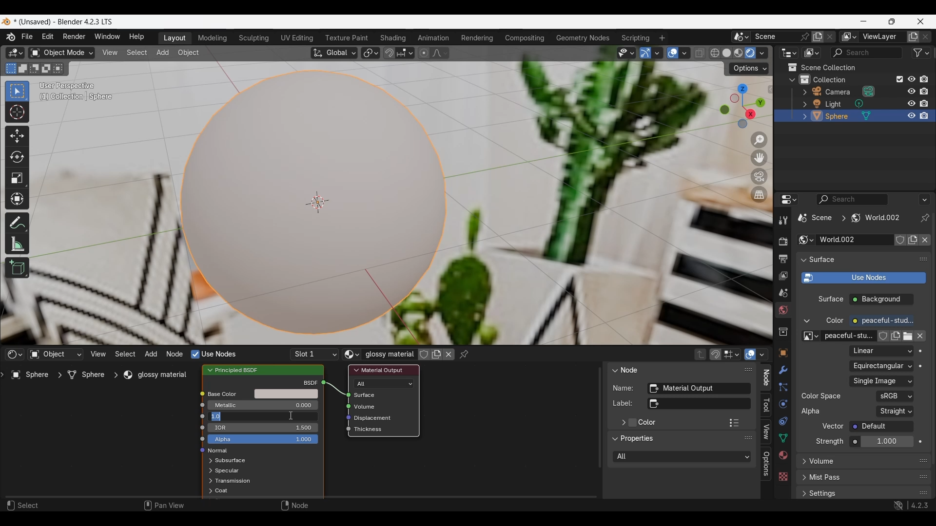  Describe the element at coordinates (682, 457) in the screenshot. I see `Rendered and viewport shading types to use the shades for` at that location.